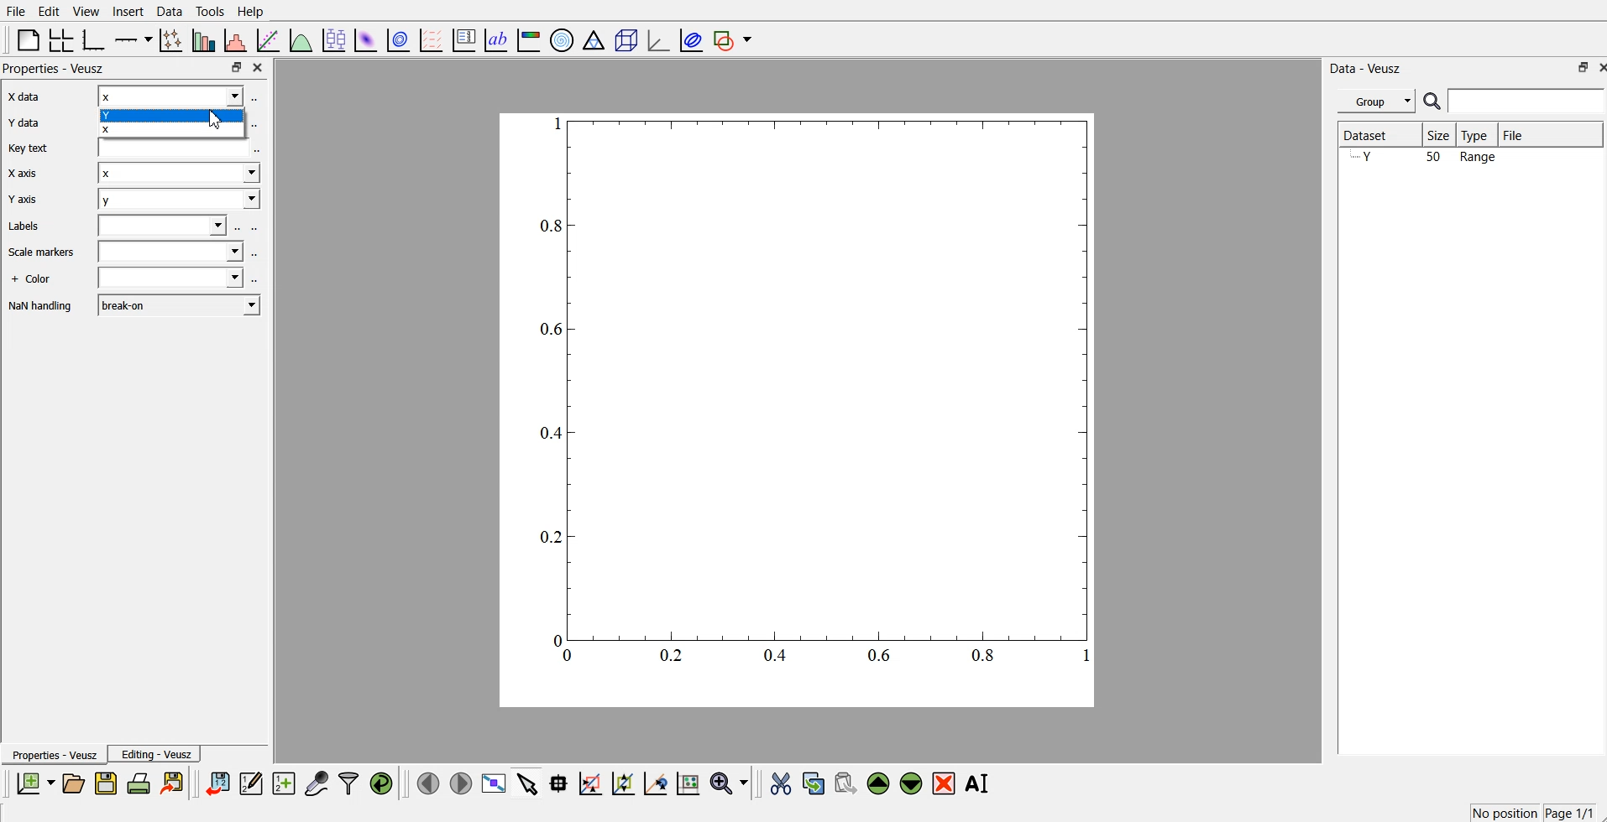  Describe the element at coordinates (40, 148) in the screenshot. I see `key text` at that location.